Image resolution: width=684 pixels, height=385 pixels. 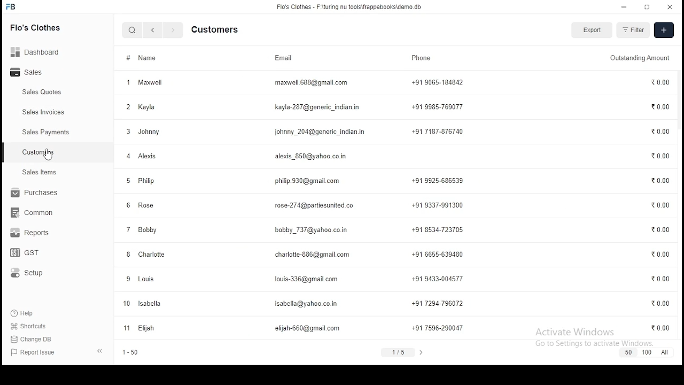 I want to click on +91 9433-004577, so click(x=440, y=280).